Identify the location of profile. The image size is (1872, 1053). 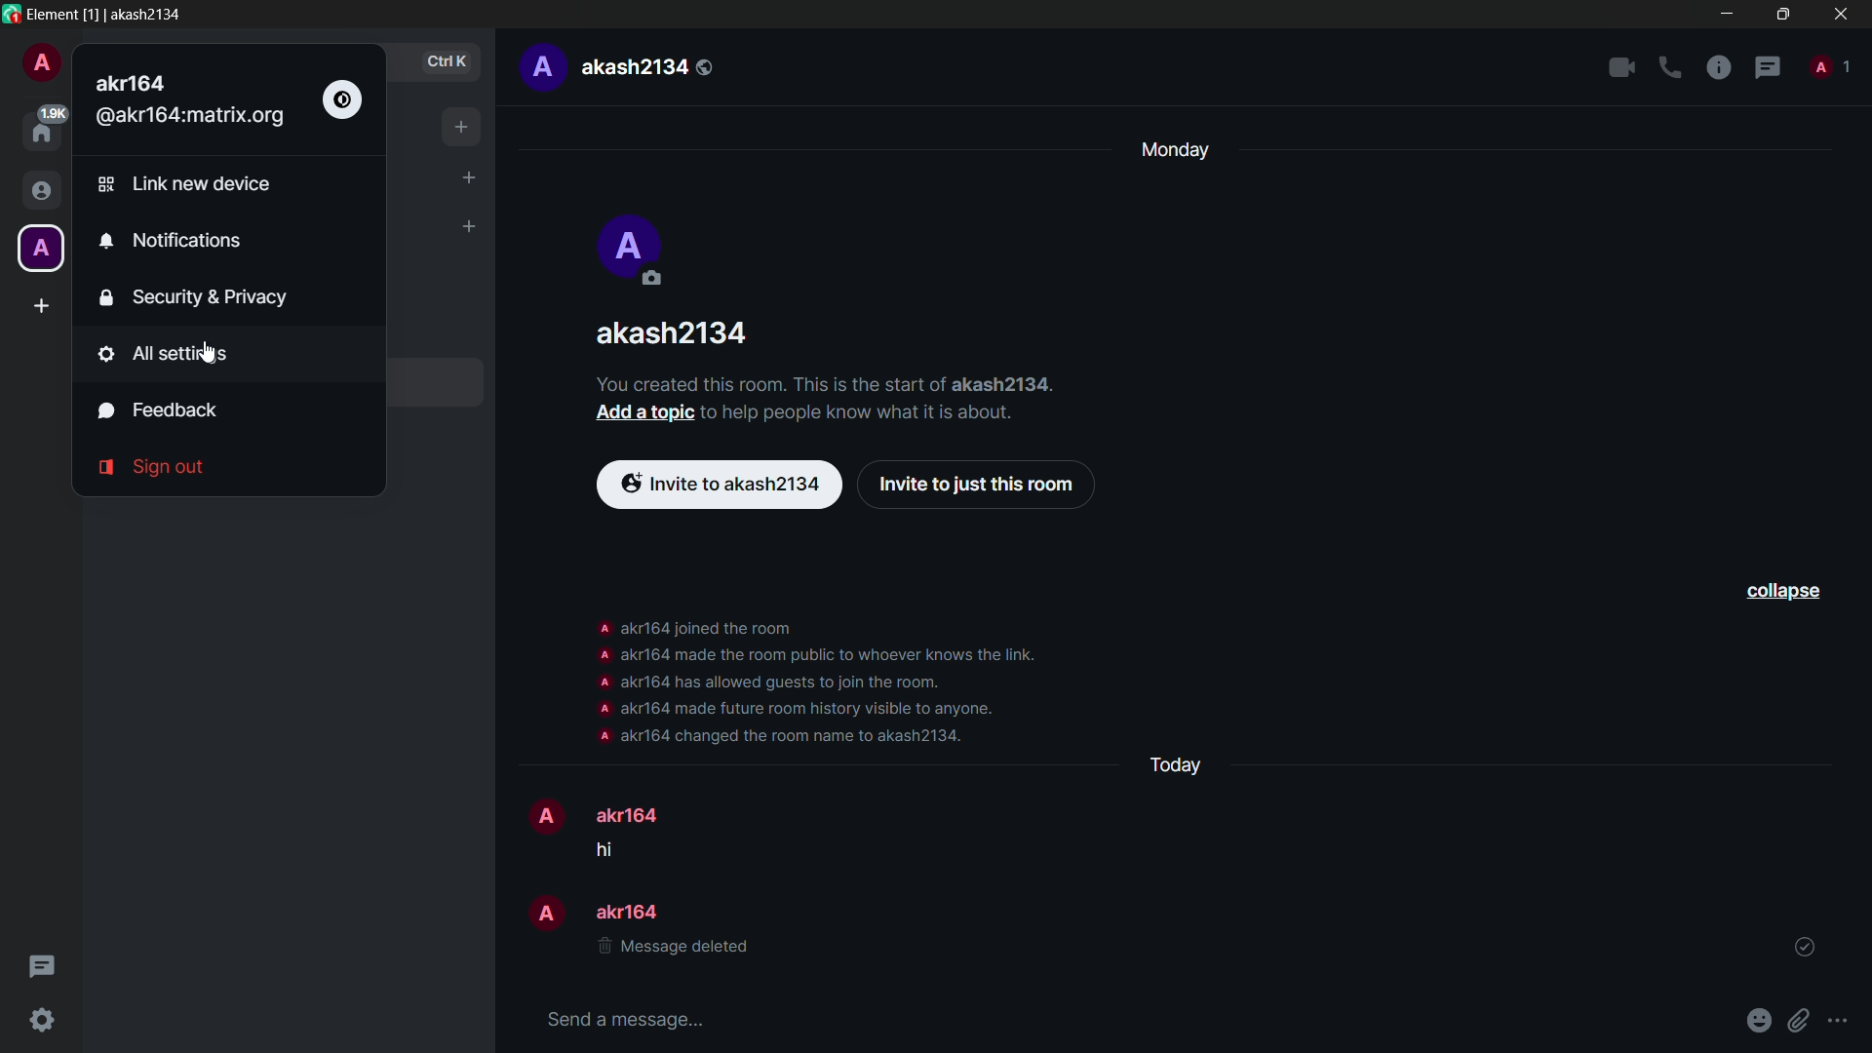
(41, 65).